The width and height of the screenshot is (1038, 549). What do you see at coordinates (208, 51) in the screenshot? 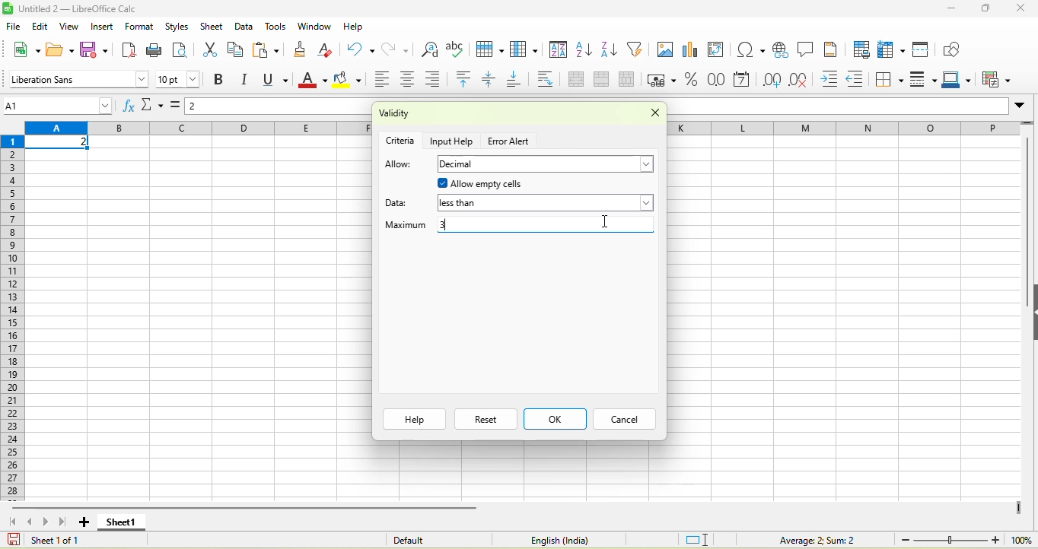
I see `cut` at bounding box center [208, 51].